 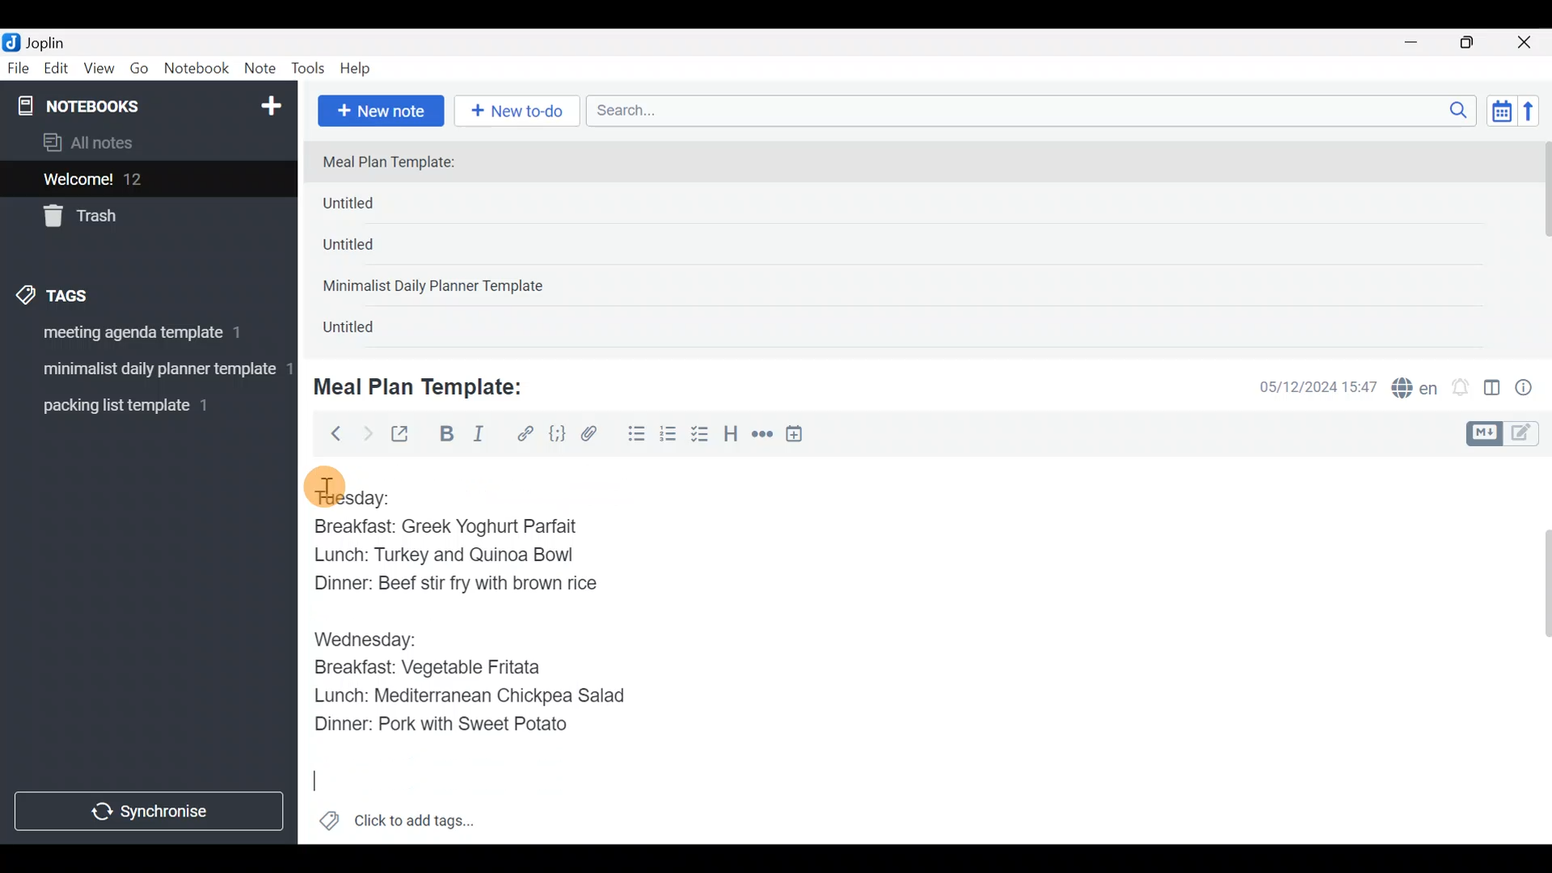 I want to click on Note, so click(x=264, y=70).